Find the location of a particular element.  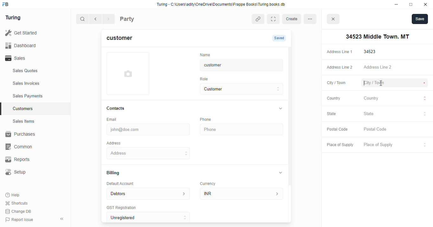

forward is located at coordinates (109, 20).